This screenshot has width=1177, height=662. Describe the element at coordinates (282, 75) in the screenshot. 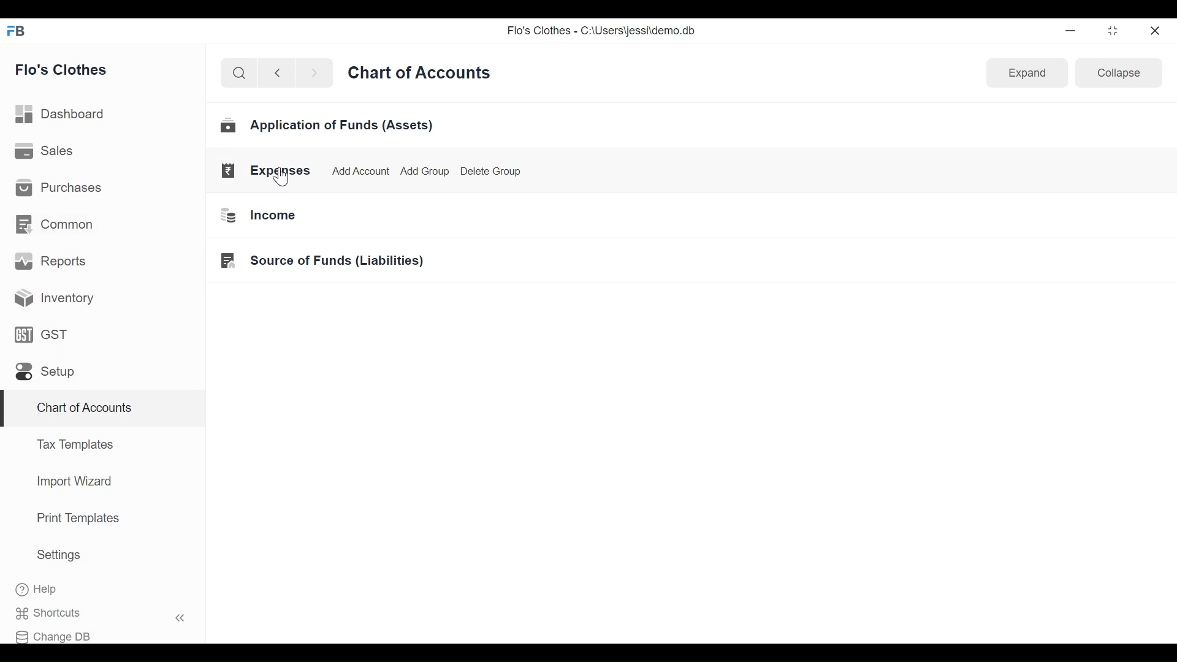

I see `back` at that location.